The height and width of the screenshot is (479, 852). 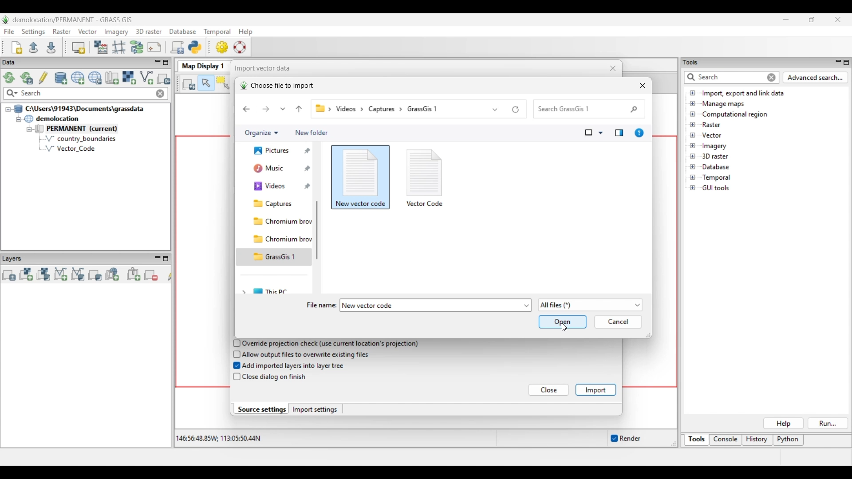 What do you see at coordinates (312, 133) in the screenshot?
I see `Add new folder` at bounding box center [312, 133].